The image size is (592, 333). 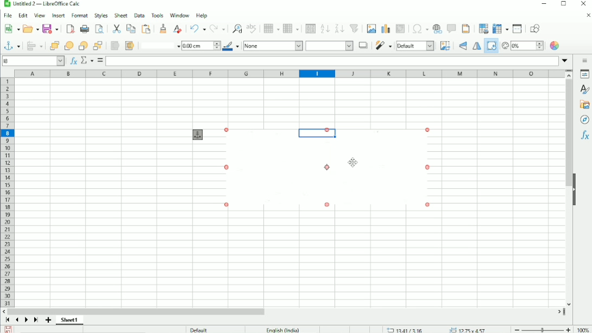 What do you see at coordinates (73, 61) in the screenshot?
I see `Function wizard` at bounding box center [73, 61].